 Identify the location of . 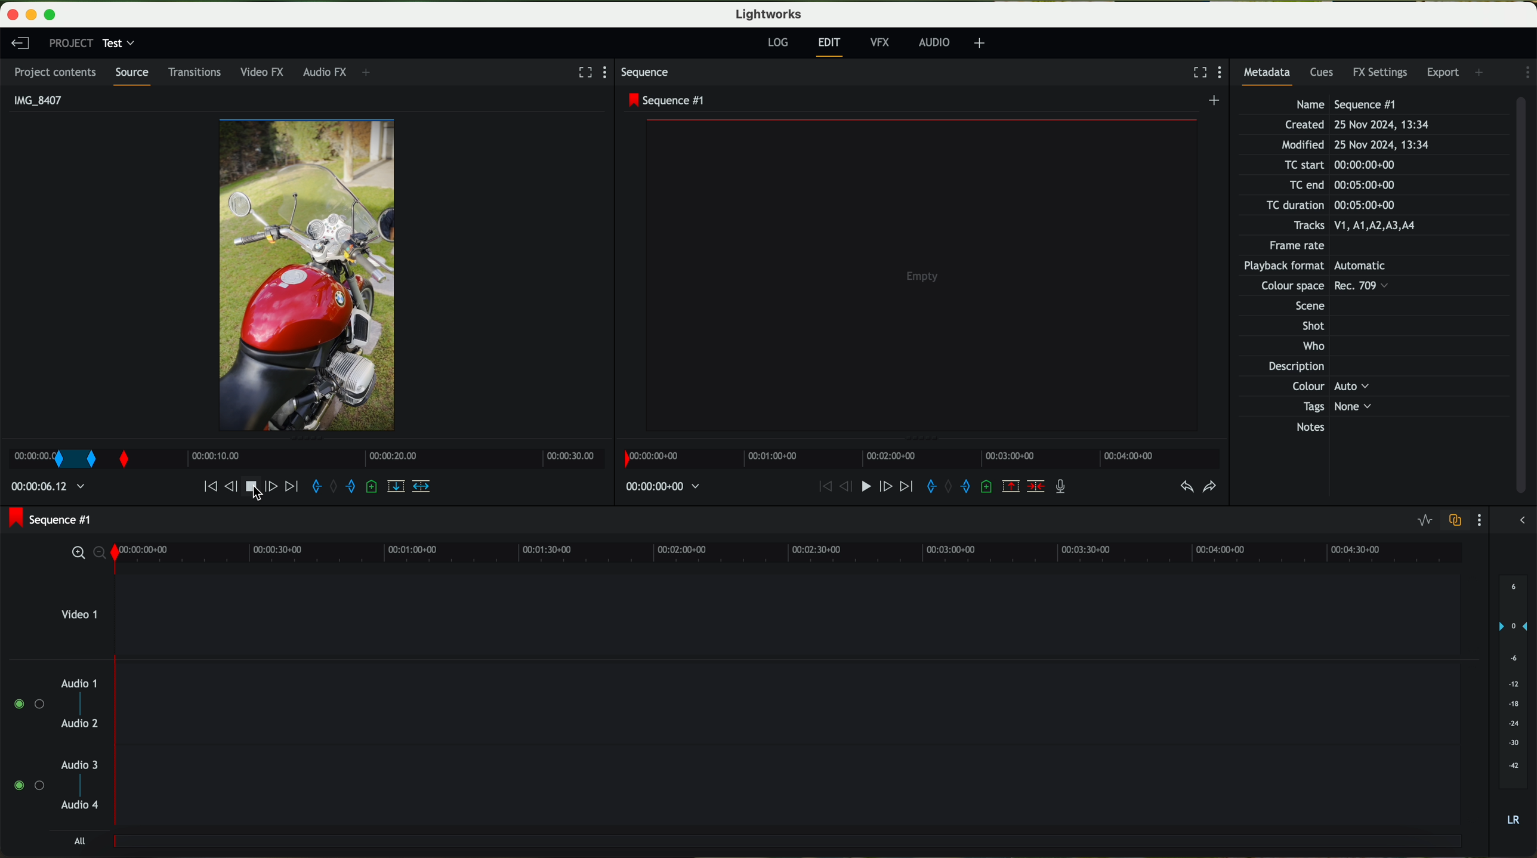
(1328, 387).